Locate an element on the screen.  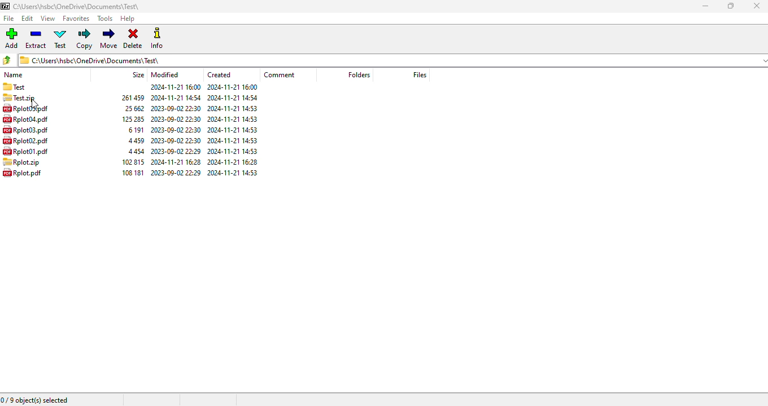
modified date & time is located at coordinates (176, 108).